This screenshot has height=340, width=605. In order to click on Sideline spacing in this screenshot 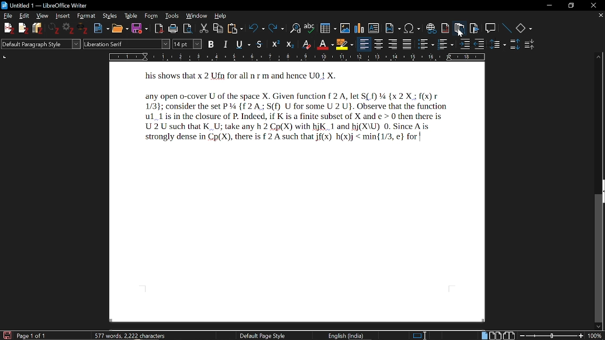, I will do `click(498, 45)`.